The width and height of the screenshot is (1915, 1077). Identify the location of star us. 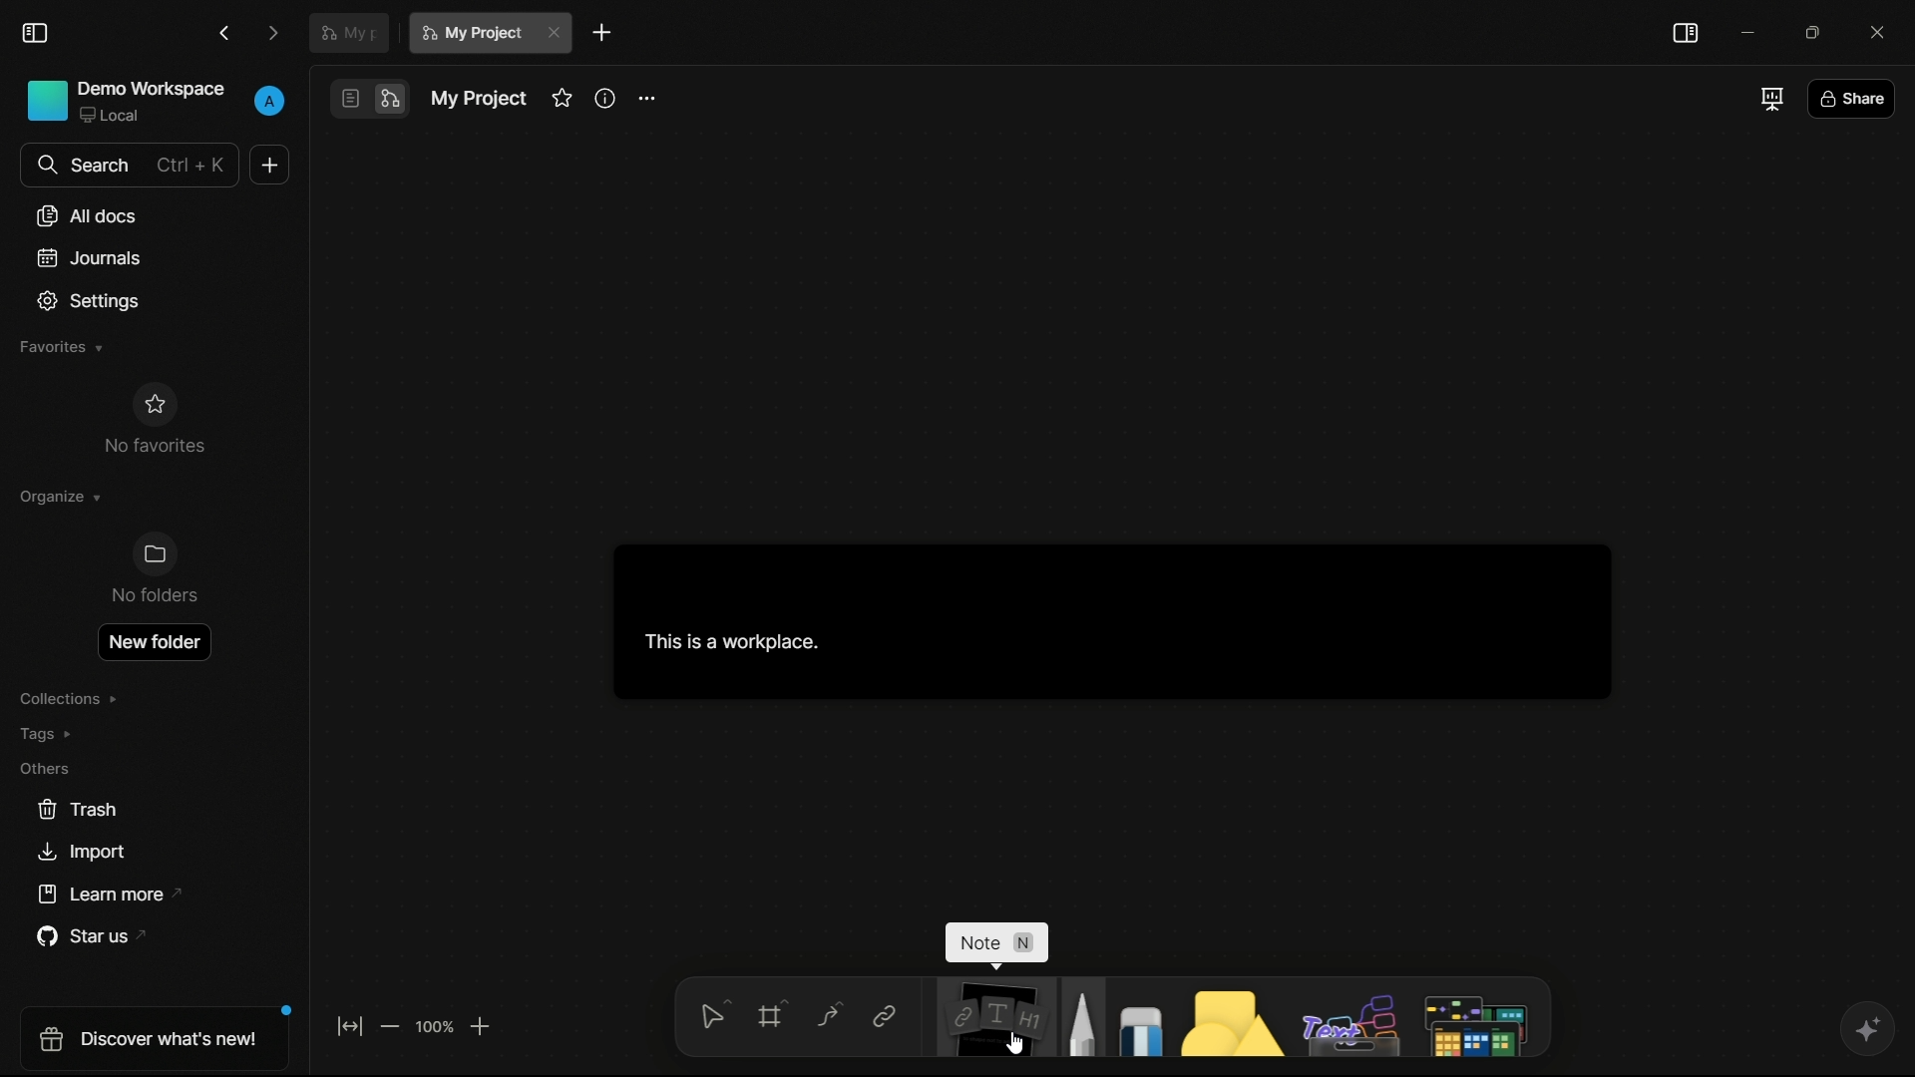
(88, 934).